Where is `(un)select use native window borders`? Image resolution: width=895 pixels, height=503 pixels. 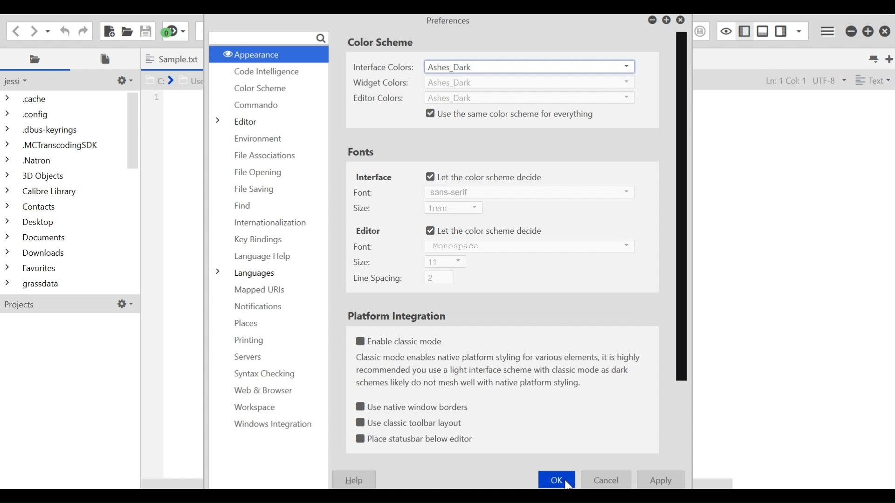
(un)select use native window borders is located at coordinates (415, 405).